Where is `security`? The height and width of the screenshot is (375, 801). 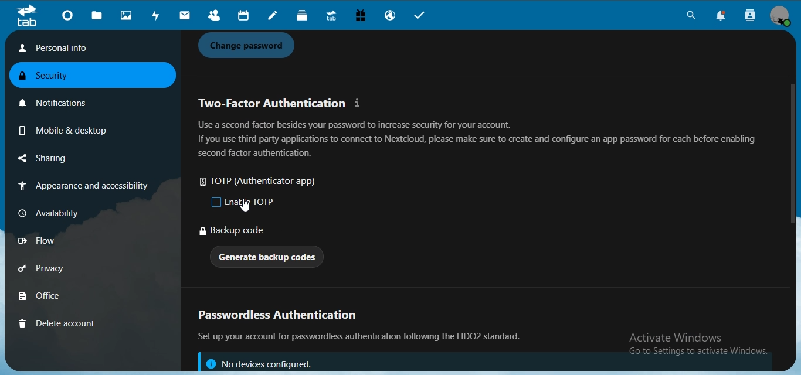
security is located at coordinates (52, 77).